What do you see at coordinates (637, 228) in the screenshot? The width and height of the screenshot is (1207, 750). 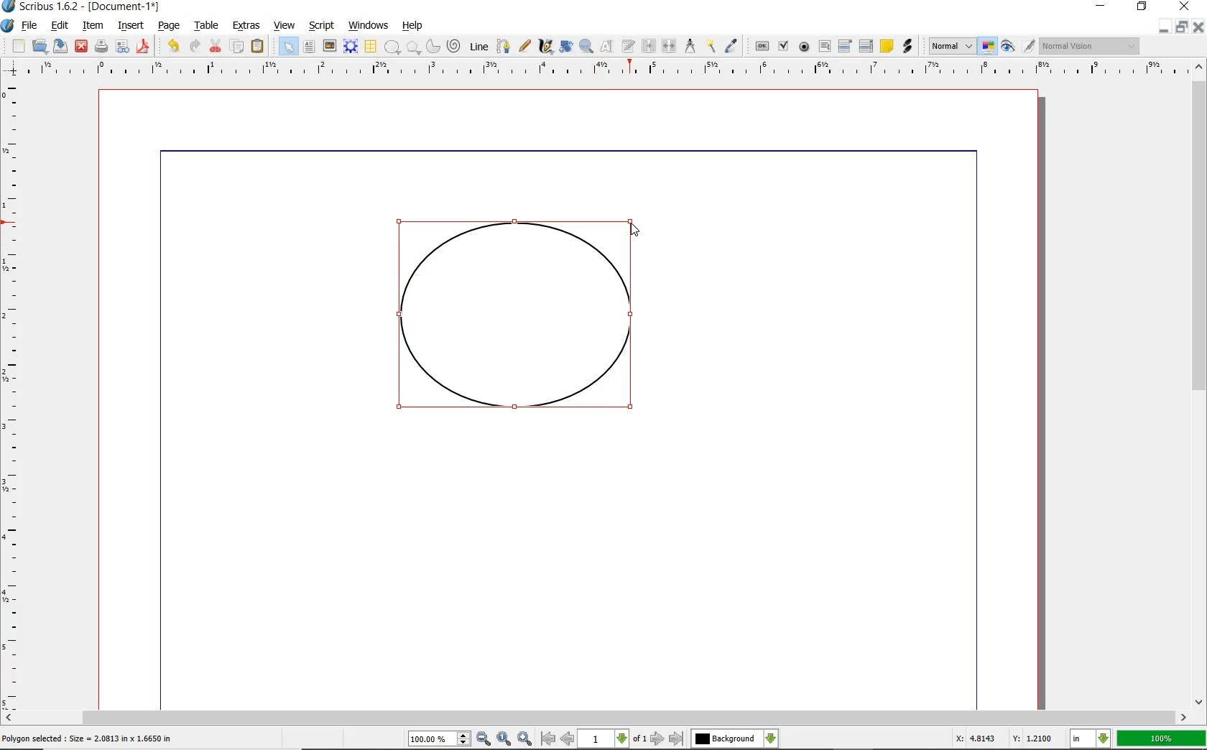 I see `shape tool` at bounding box center [637, 228].